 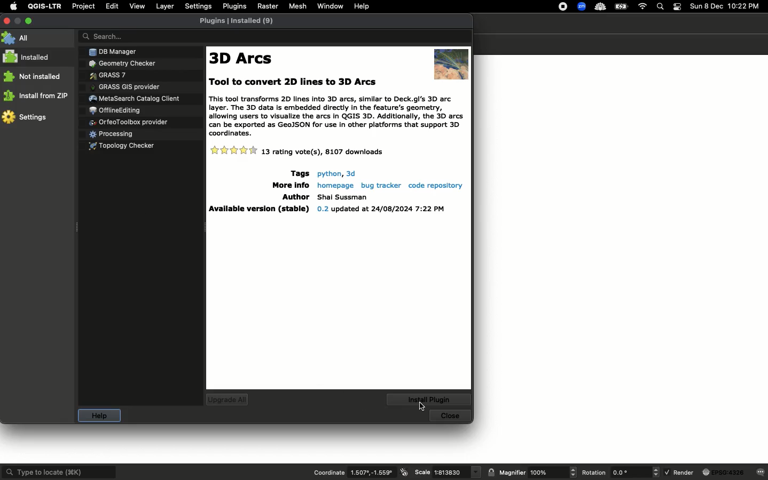 I want to click on cursor, so click(x=419, y=407).